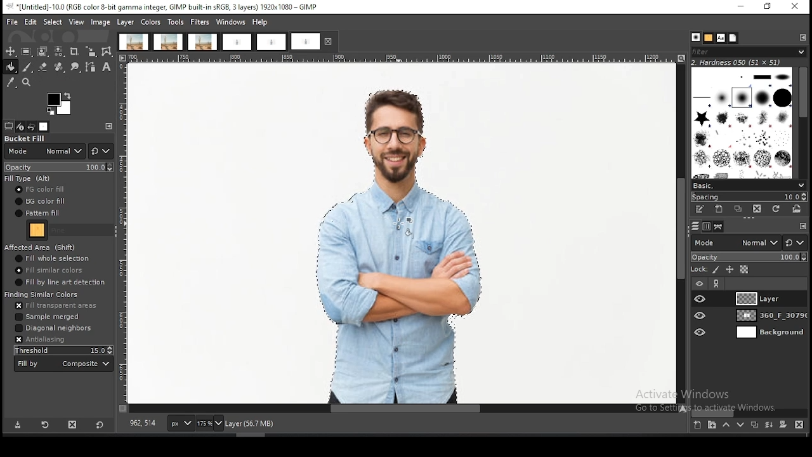 The width and height of the screenshot is (812, 457). I want to click on crop tool, so click(74, 53).